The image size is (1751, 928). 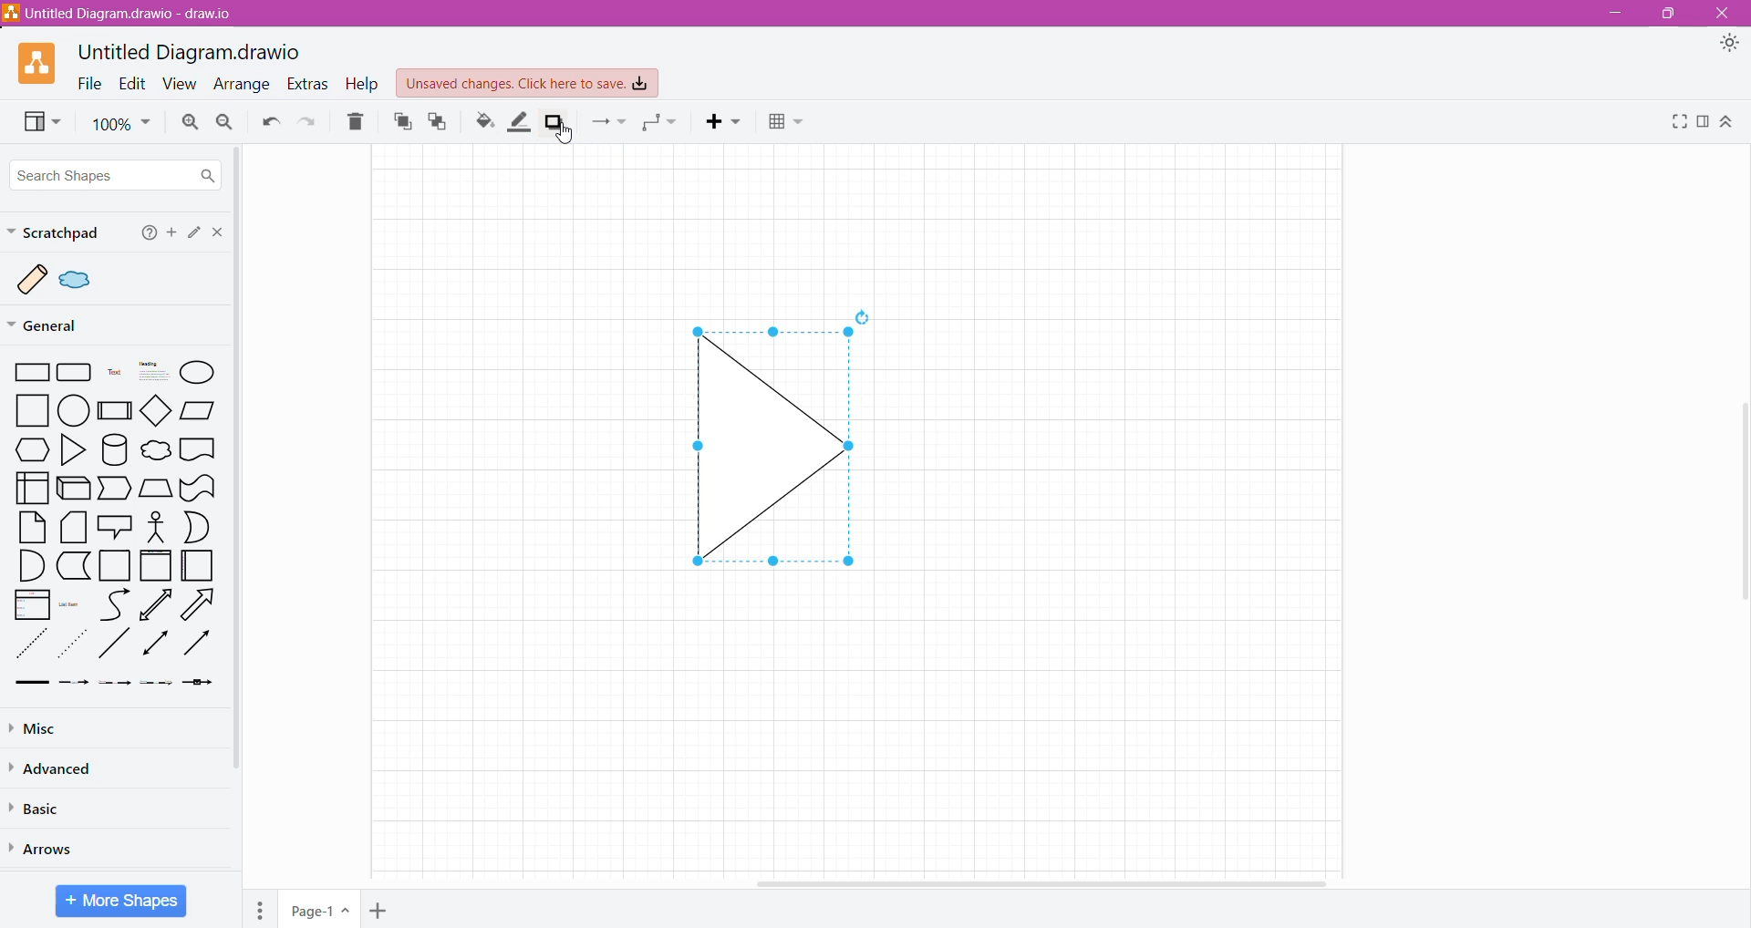 What do you see at coordinates (259, 909) in the screenshot?
I see `Pages` at bounding box center [259, 909].